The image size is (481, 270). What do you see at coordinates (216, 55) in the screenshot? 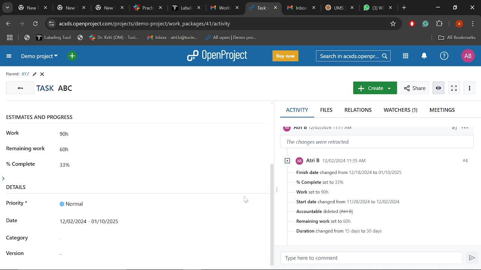
I see `Open project logo` at bounding box center [216, 55].